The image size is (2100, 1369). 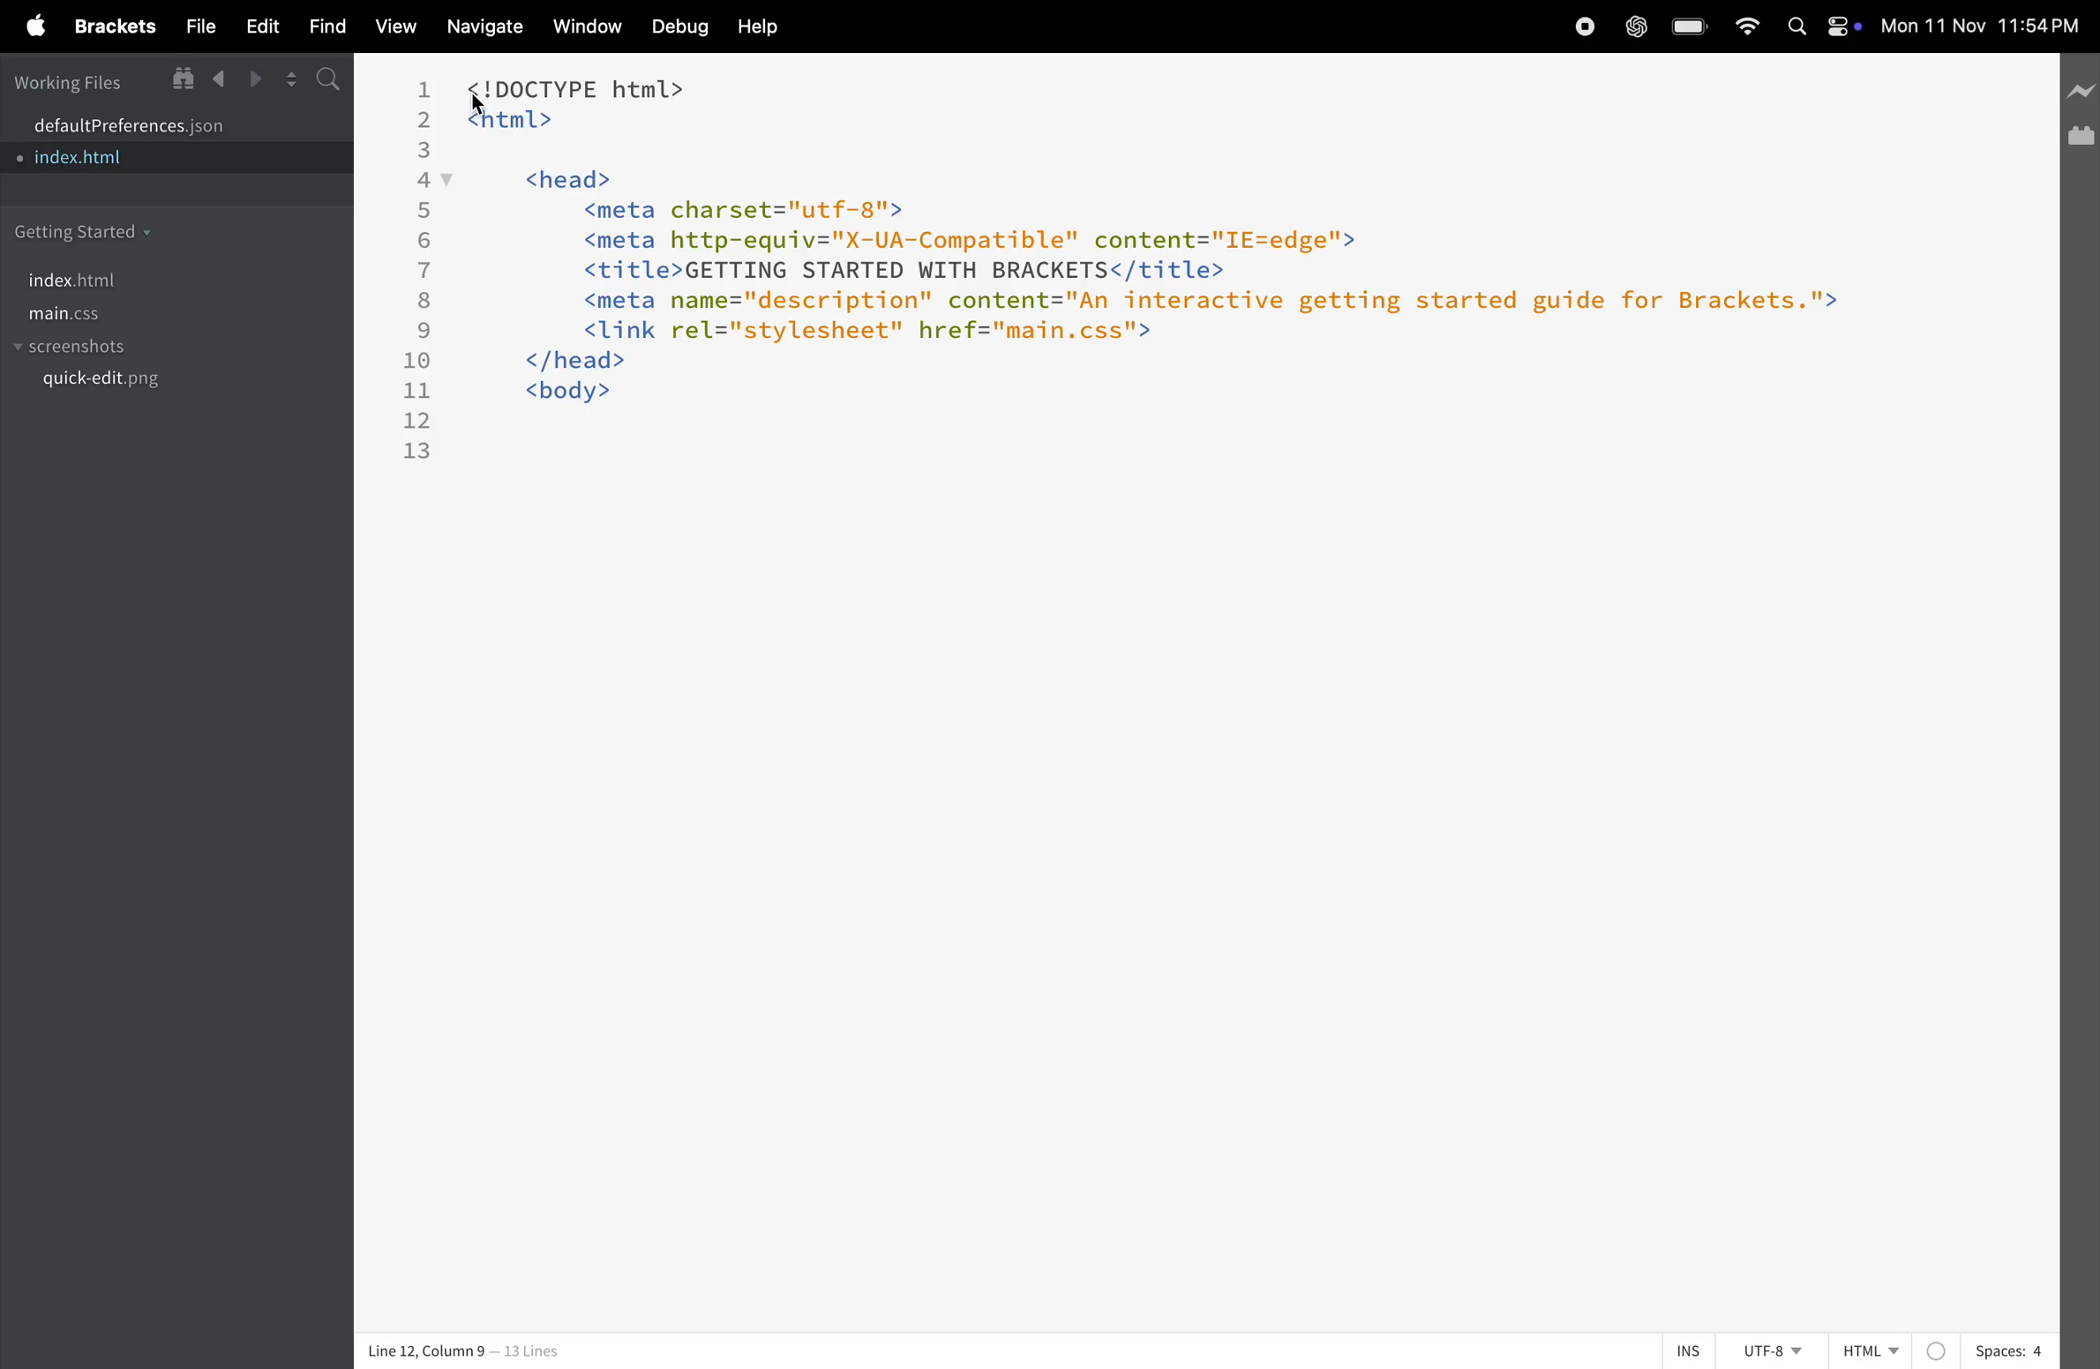 What do you see at coordinates (394, 26) in the screenshot?
I see `view` at bounding box center [394, 26].